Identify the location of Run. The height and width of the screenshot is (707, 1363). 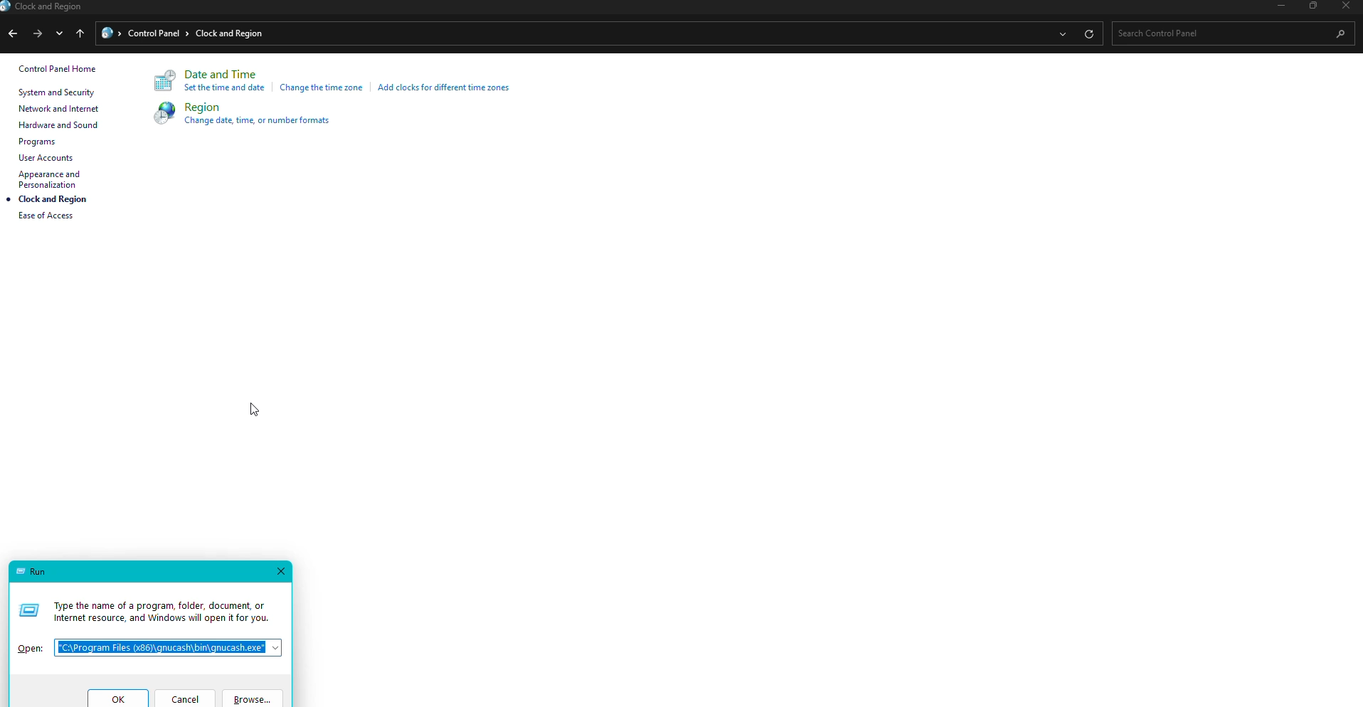
(33, 570).